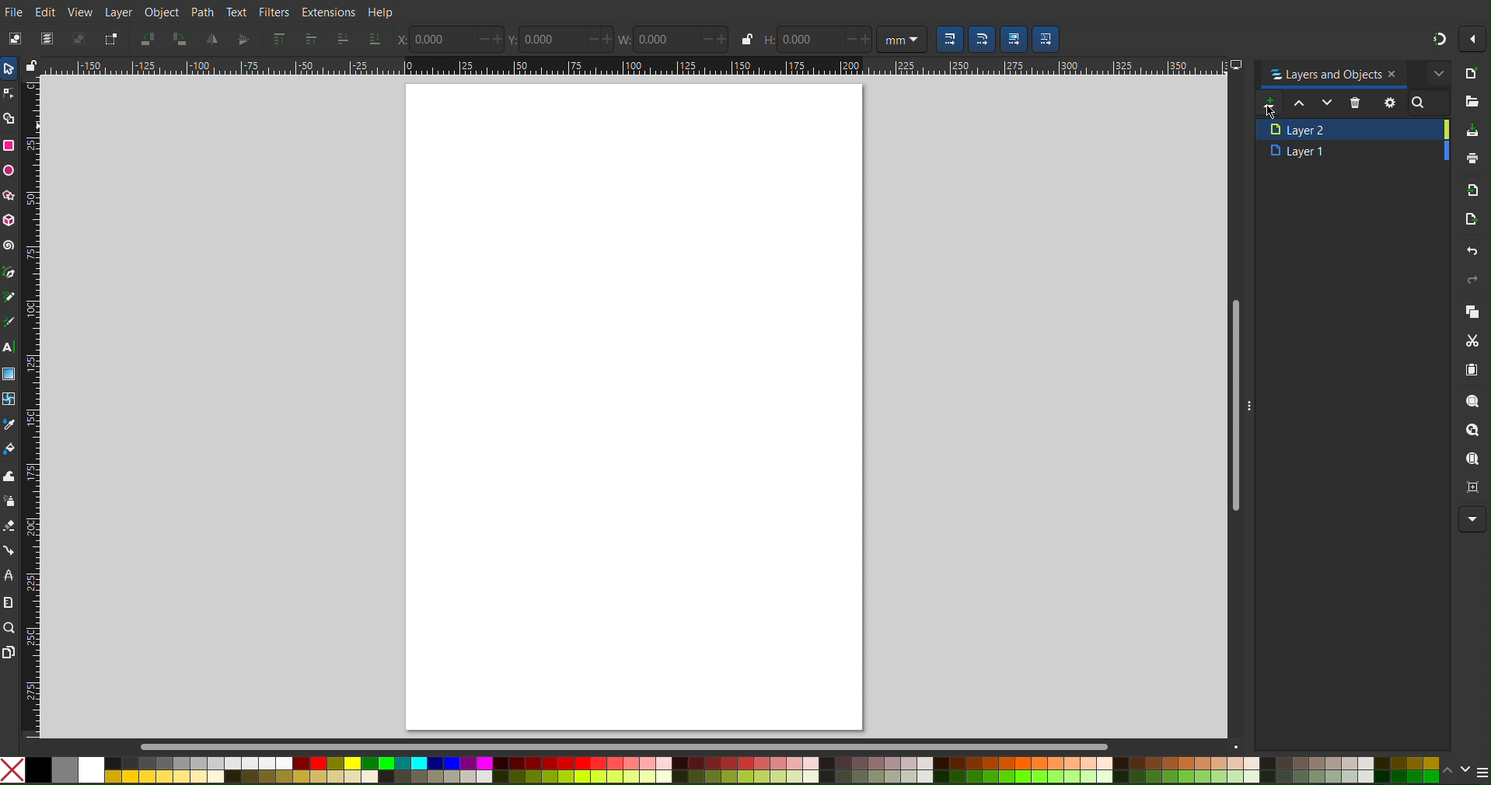  What do you see at coordinates (374, 39) in the screenshot?
I see `Send layer to the bottom` at bounding box center [374, 39].